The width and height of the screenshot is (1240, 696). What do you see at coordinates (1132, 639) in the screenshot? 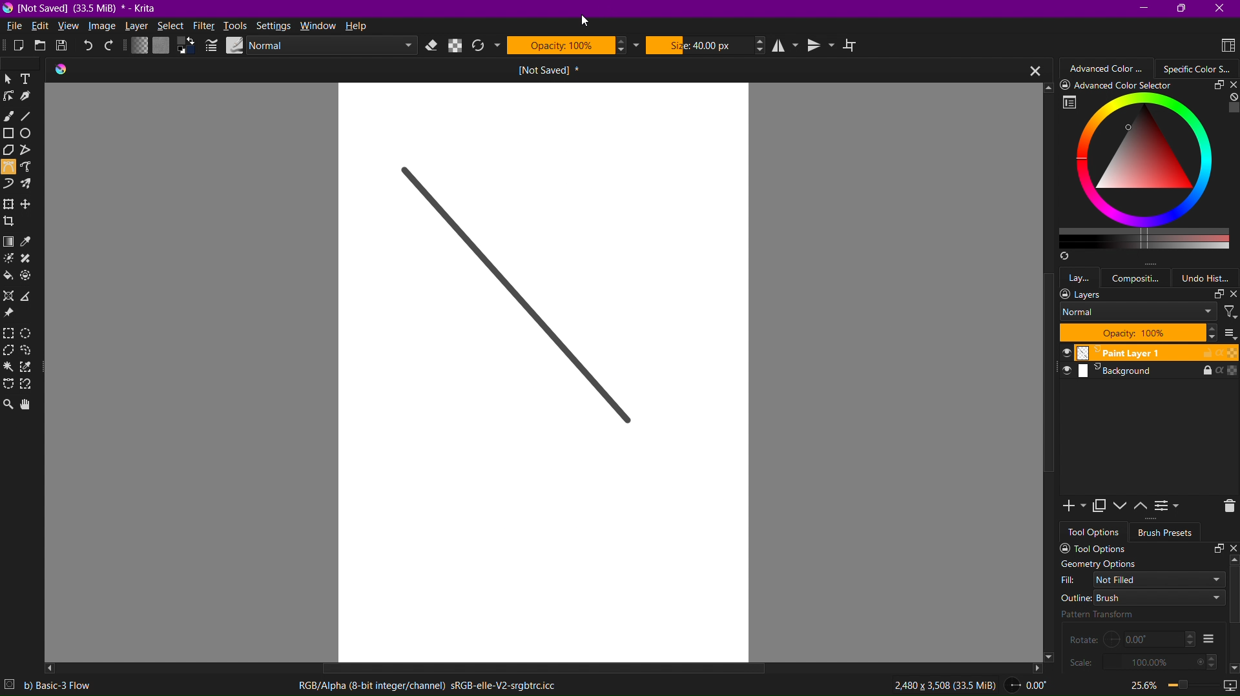
I see `Rotate` at bounding box center [1132, 639].